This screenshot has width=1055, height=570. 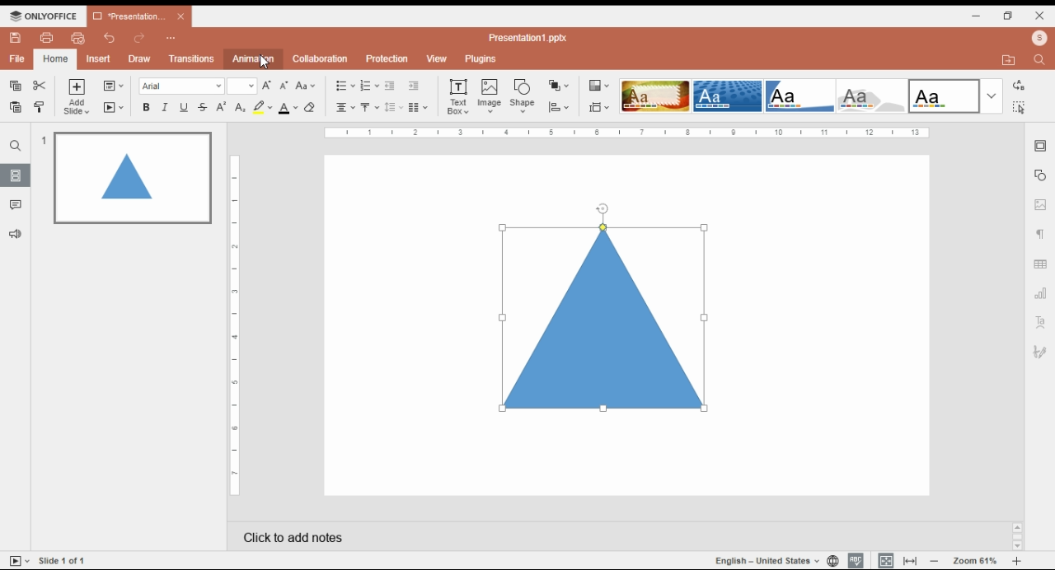 I want to click on color theme 3, so click(x=799, y=96).